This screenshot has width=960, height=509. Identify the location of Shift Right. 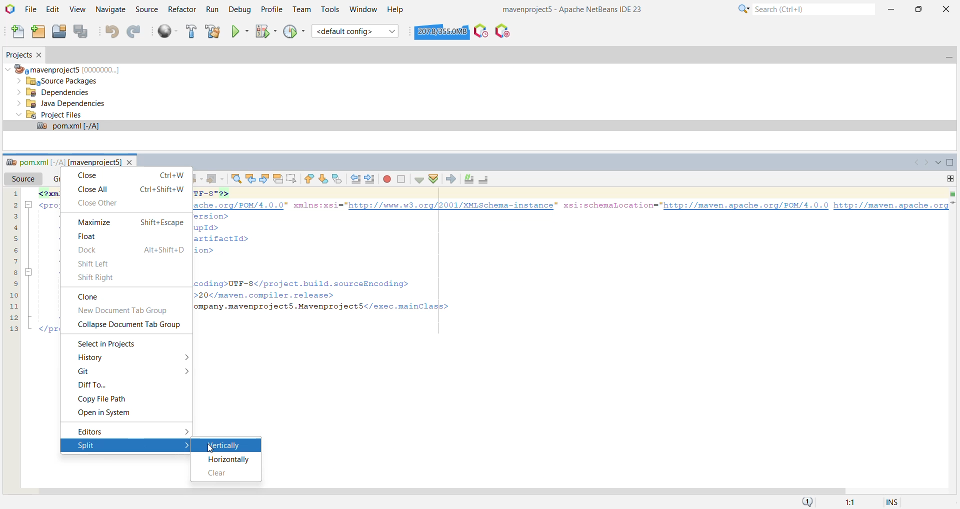
(97, 277).